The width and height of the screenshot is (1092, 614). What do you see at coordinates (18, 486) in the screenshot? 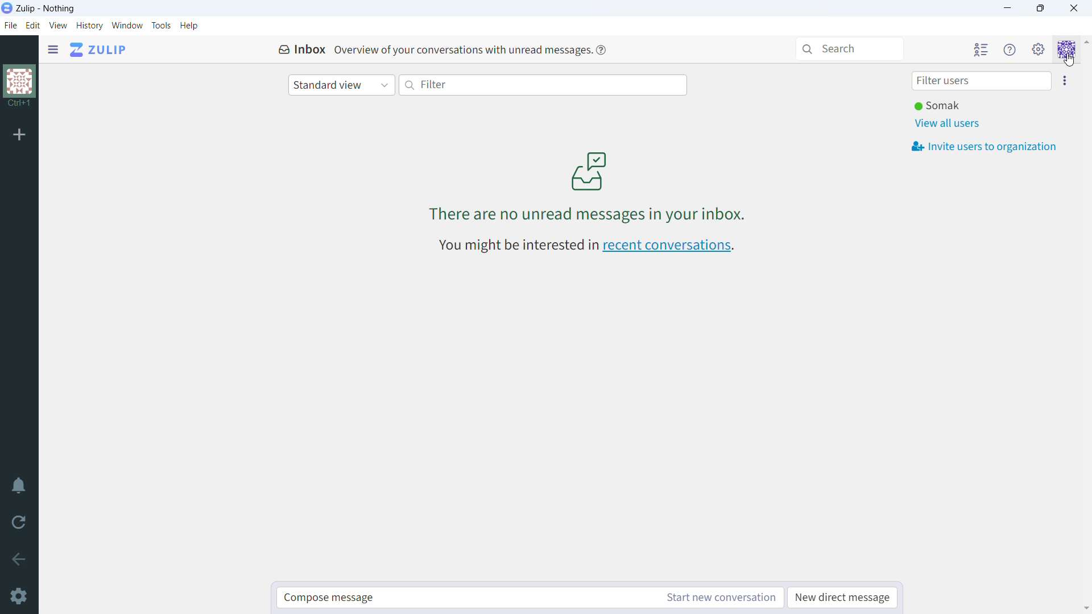
I see `enable do not disturb` at bounding box center [18, 486].